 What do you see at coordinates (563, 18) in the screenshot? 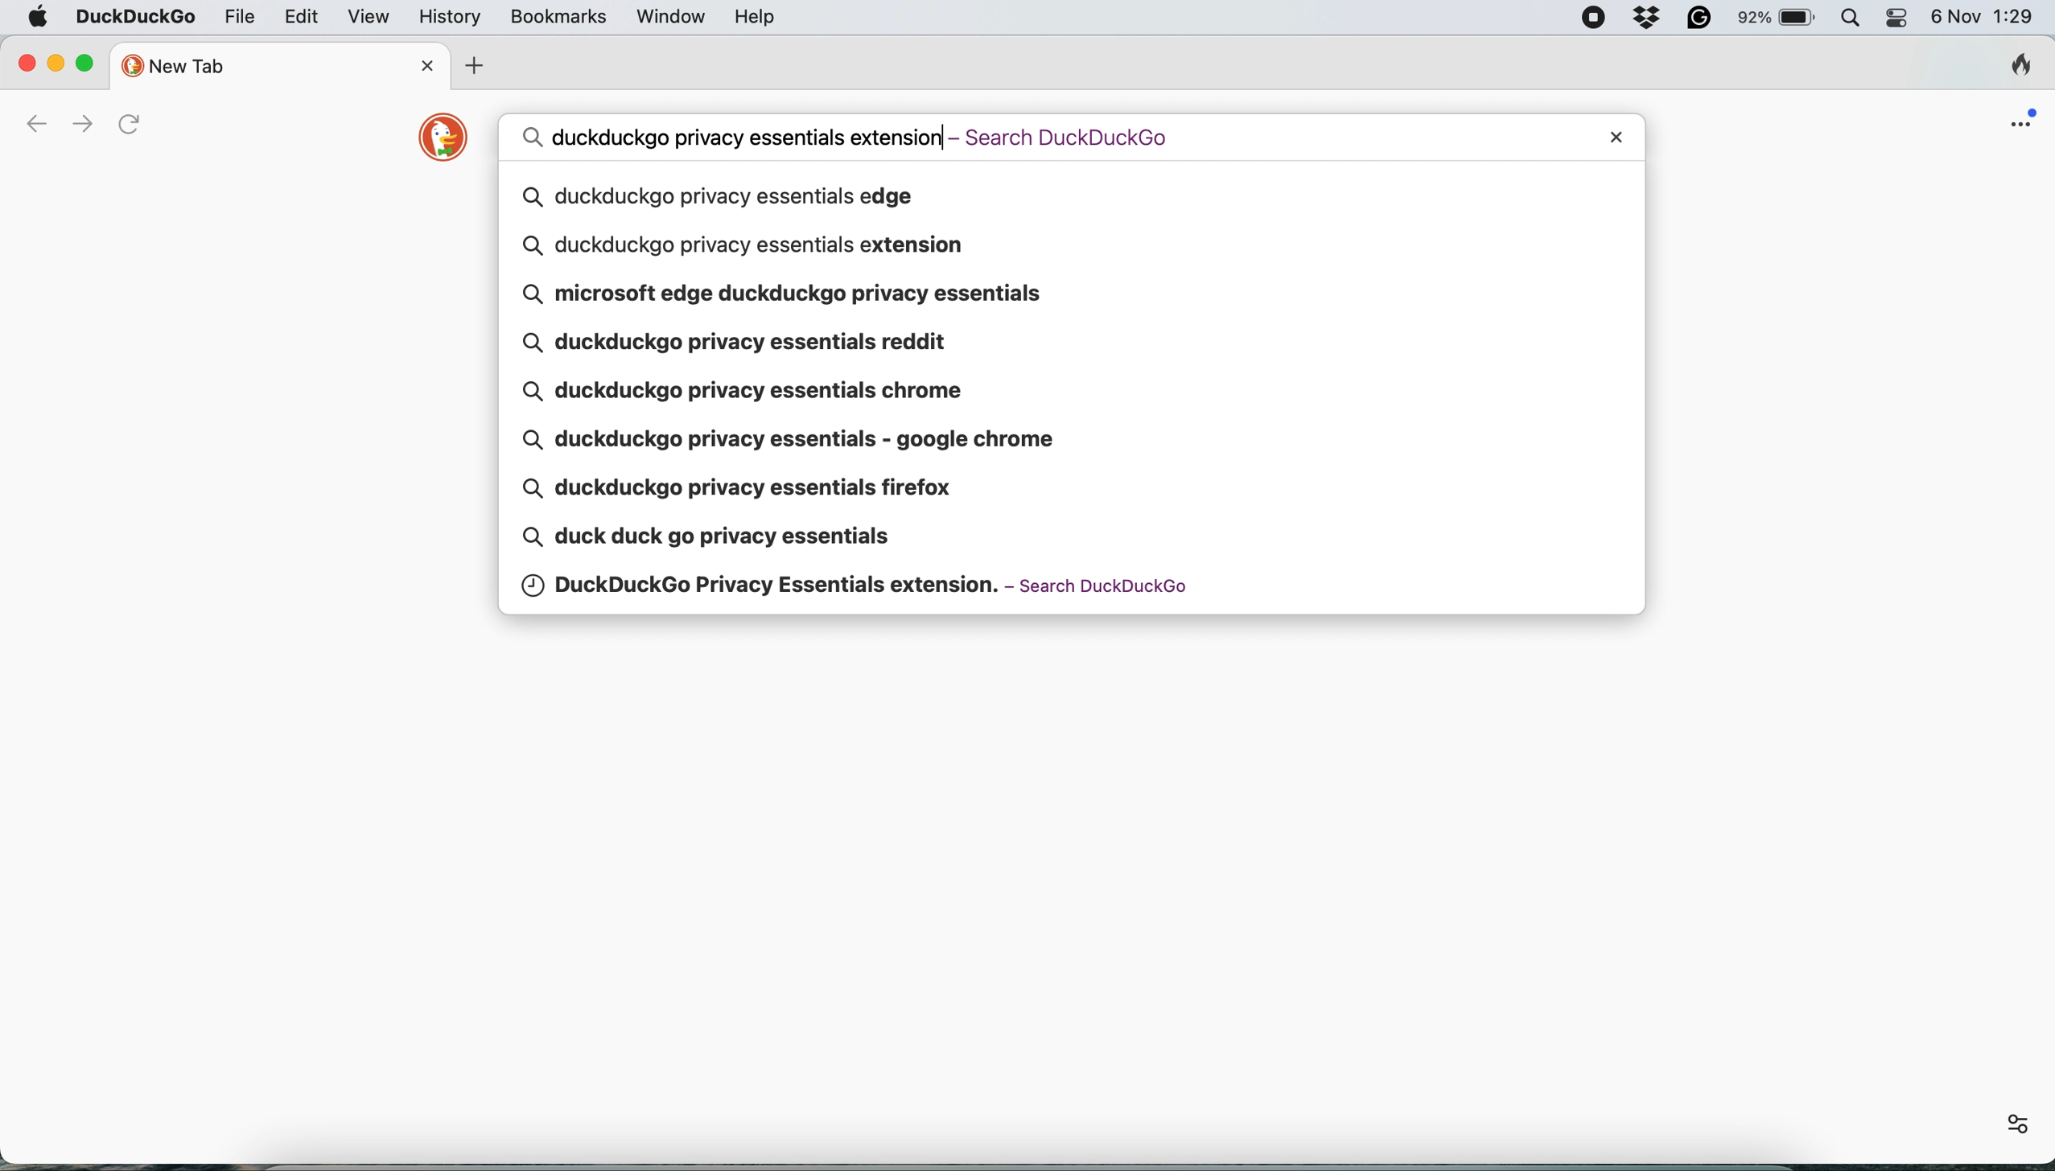
I see `bookmarks` at bounding box center [563, 18].